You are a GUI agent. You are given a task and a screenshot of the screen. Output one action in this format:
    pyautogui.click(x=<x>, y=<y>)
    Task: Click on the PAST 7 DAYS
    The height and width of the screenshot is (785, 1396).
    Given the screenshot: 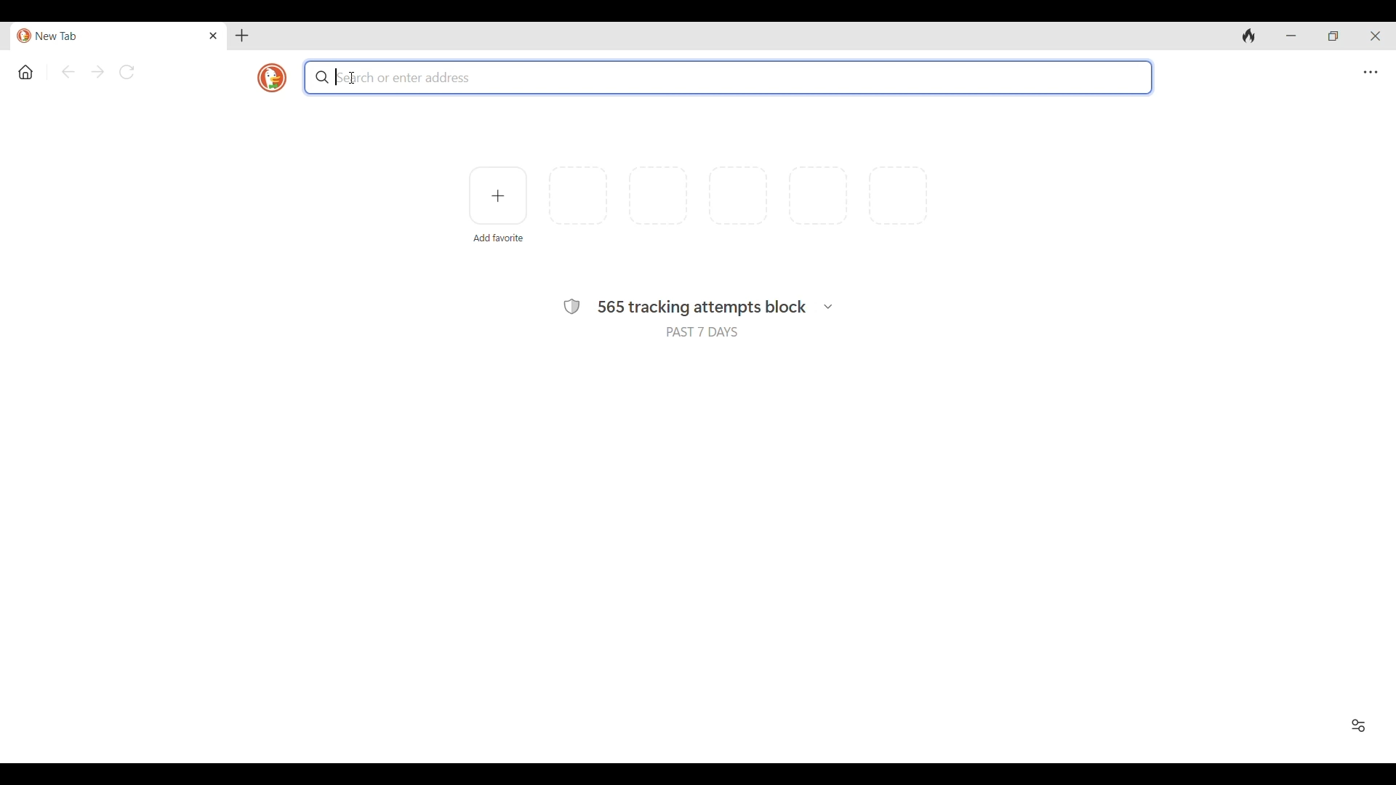 What is the action you would take?
    pyautogui.click(x=702, y=332)
    